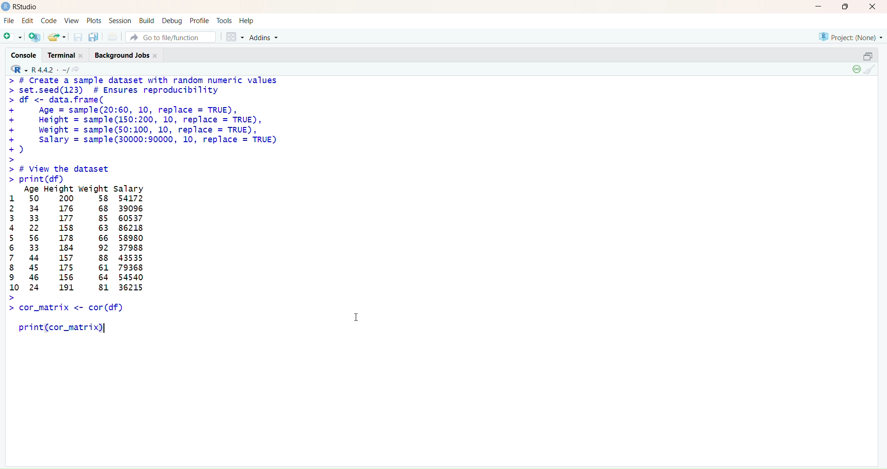 The width and height of the screenshot is (887, 469). What do you see at coordinates (56, 36) in the screenshot?
I see `Open an existing file (Ctrl + O)` at bounding box center [56, 36].